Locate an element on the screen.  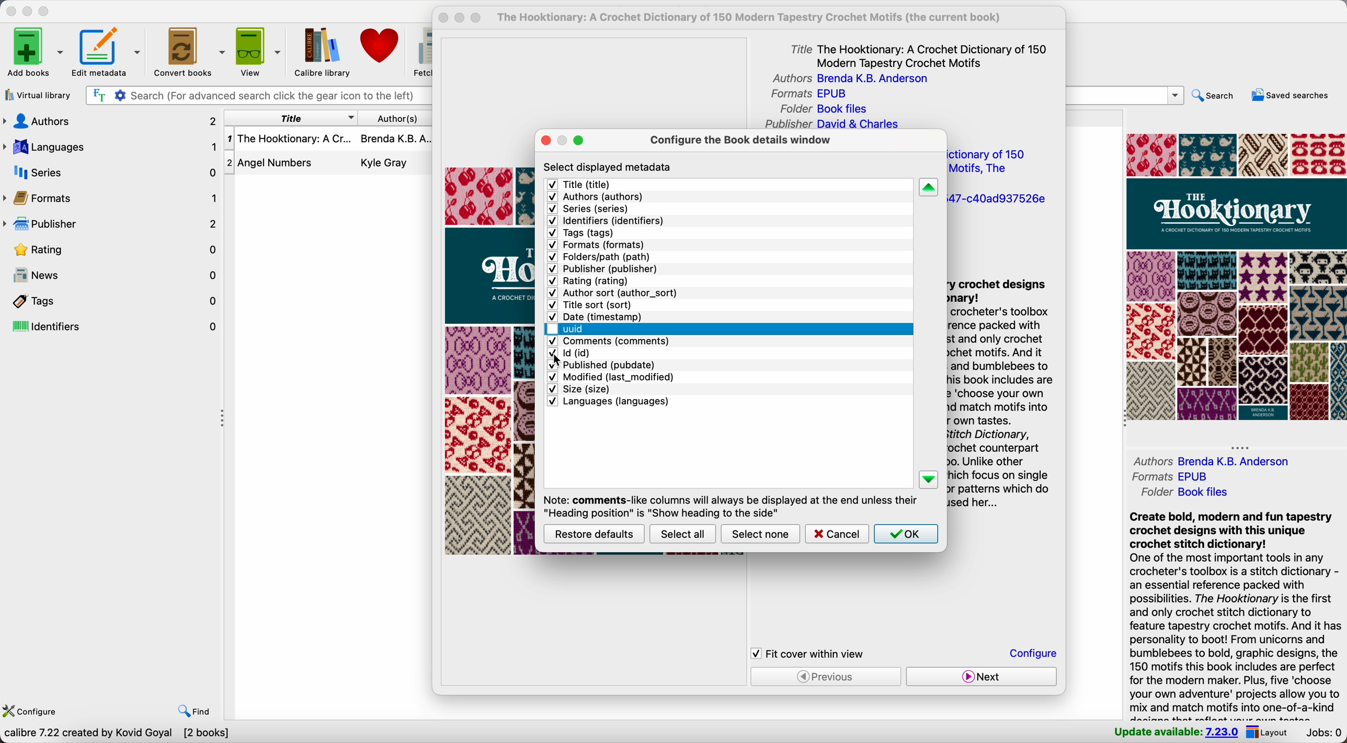
author(s) is located at coordinates (396, 118).